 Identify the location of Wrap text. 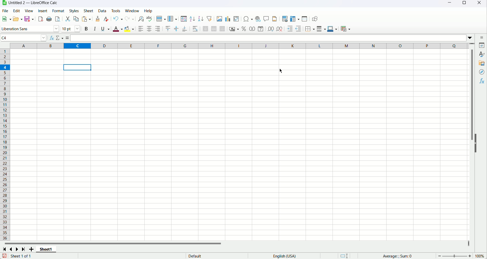
(195, 29).